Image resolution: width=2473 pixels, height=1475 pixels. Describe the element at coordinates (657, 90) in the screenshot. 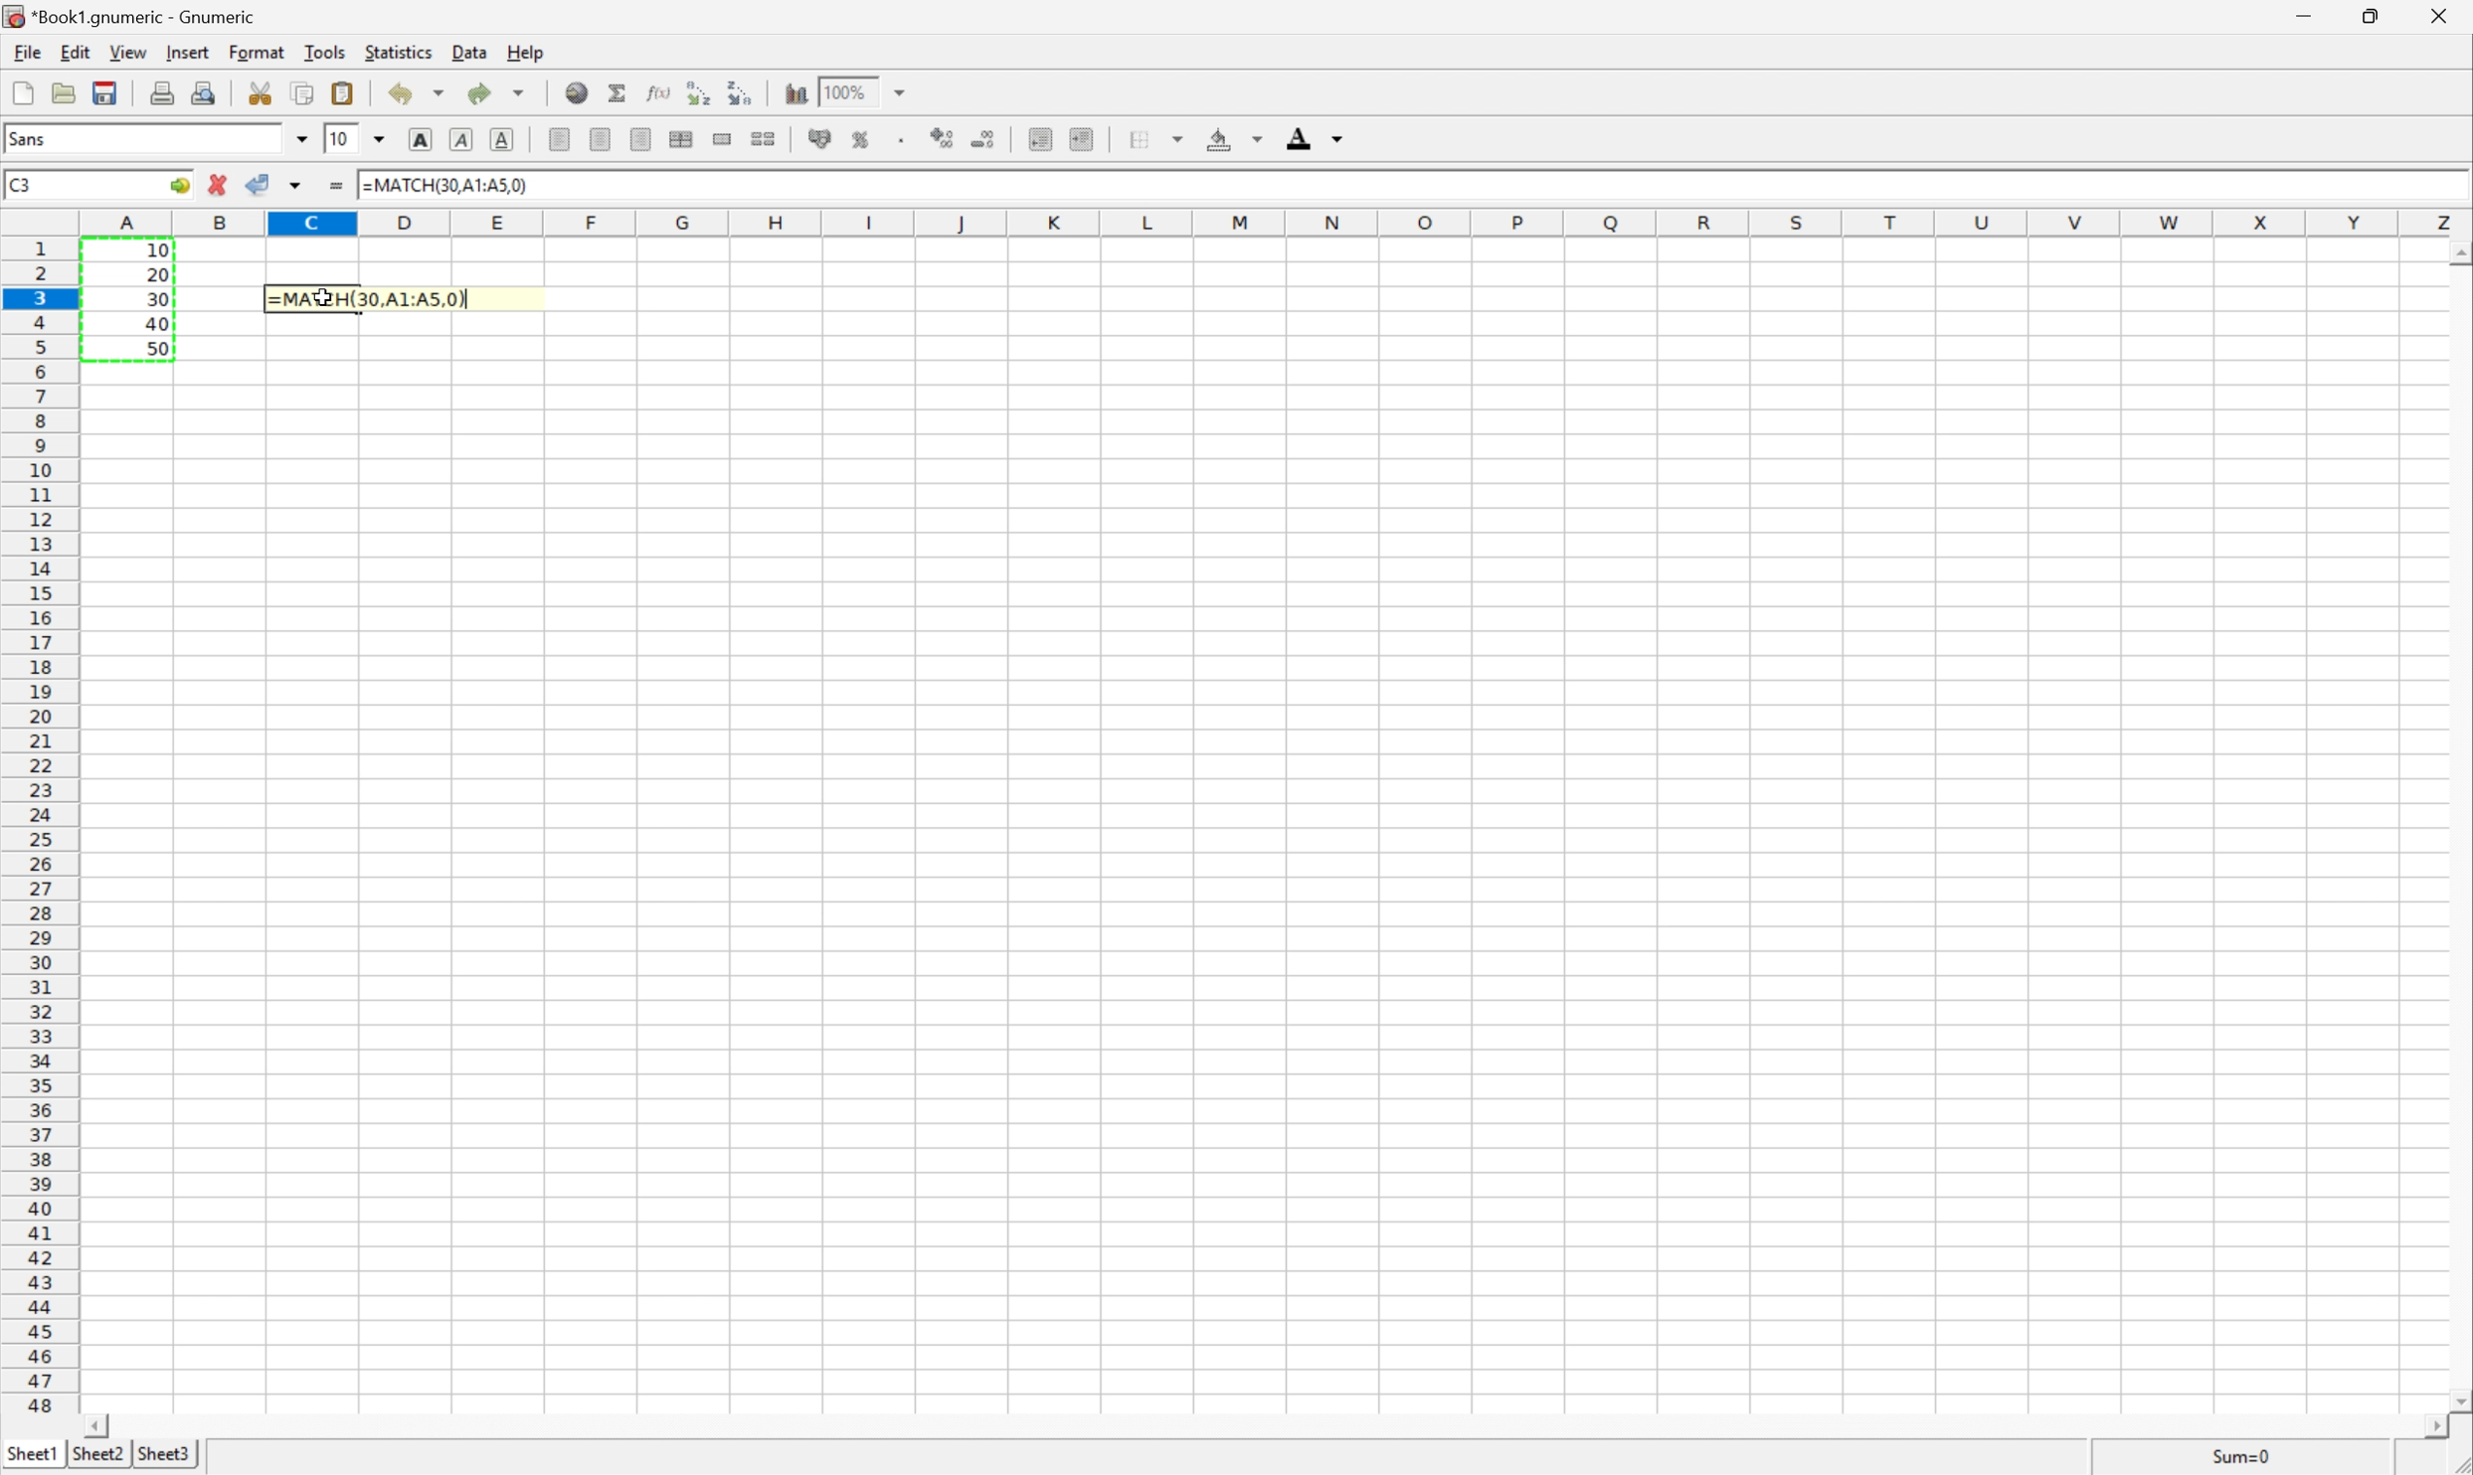

I see `Edit a function in current cell` at that location.